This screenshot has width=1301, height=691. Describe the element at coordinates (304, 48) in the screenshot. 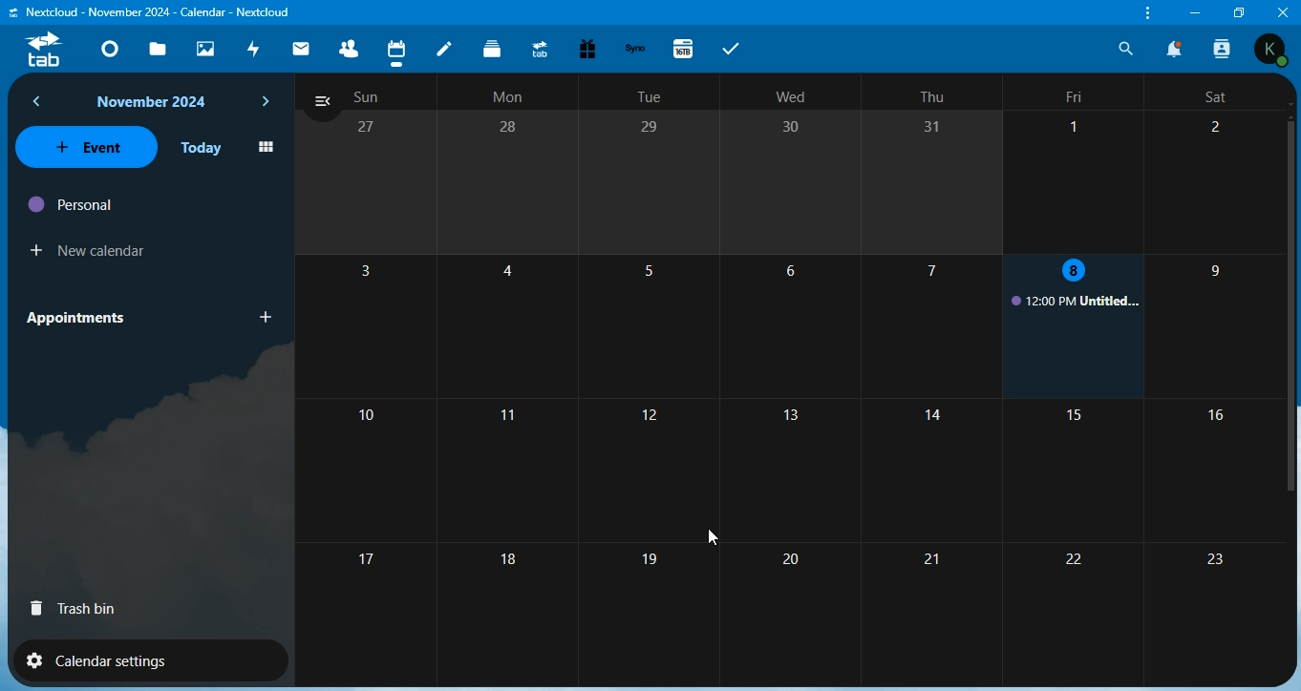

I see `mail` at that location.